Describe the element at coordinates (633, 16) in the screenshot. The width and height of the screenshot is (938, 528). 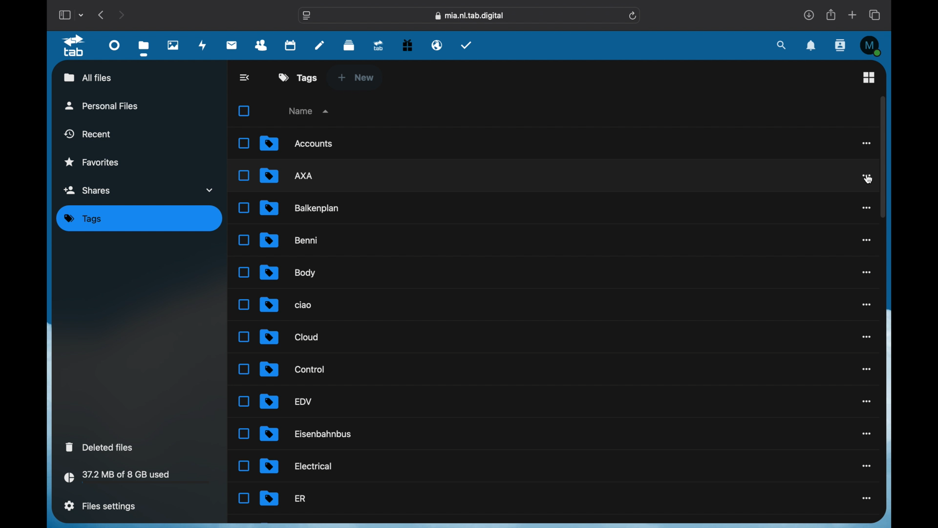
I see `refresh` at that location.